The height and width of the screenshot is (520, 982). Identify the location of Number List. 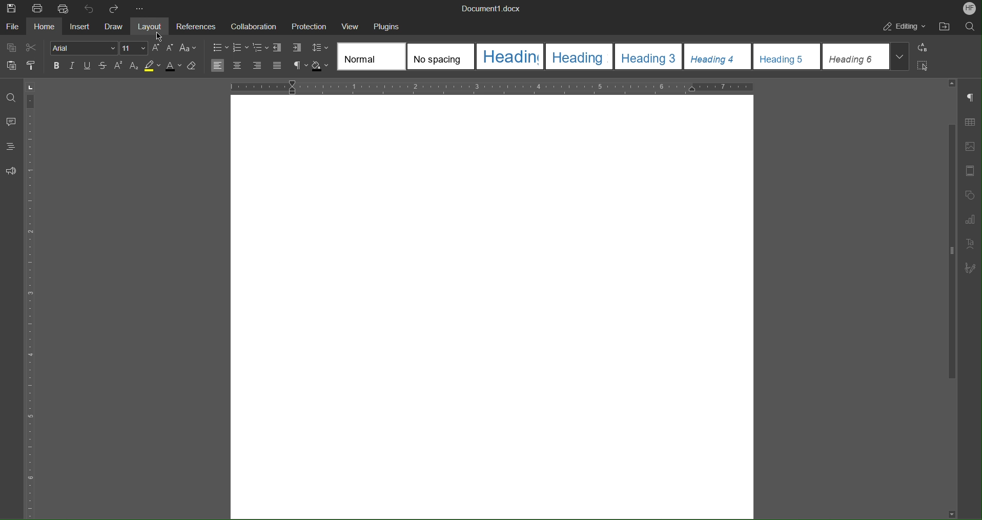
(242, 49).